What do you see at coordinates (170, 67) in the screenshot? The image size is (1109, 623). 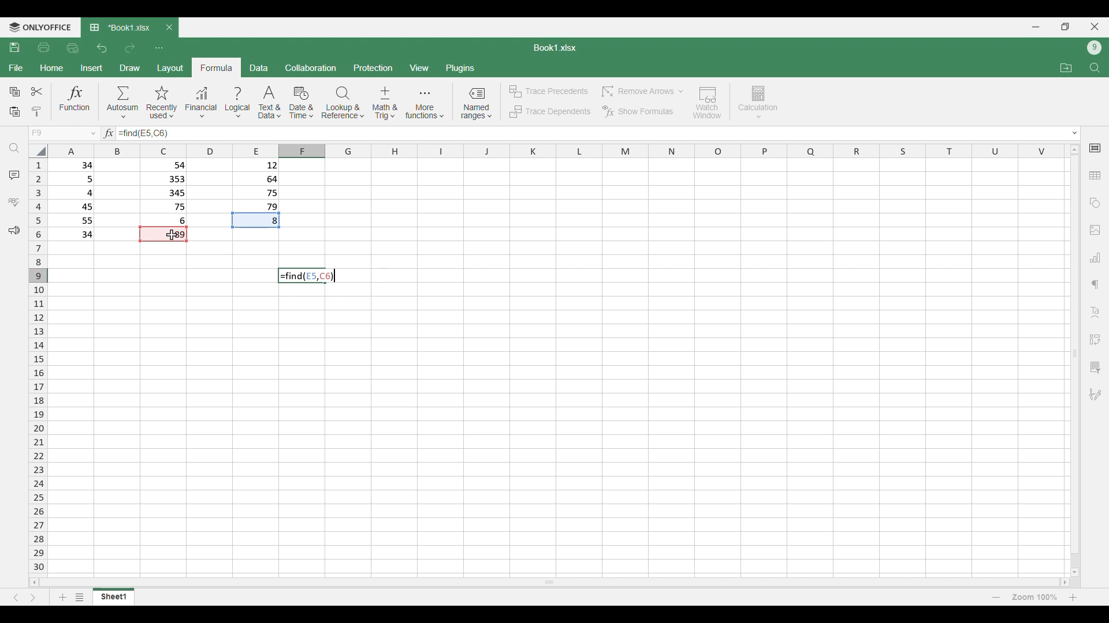 I see `Layout menu` at bounding box center [170, 67].